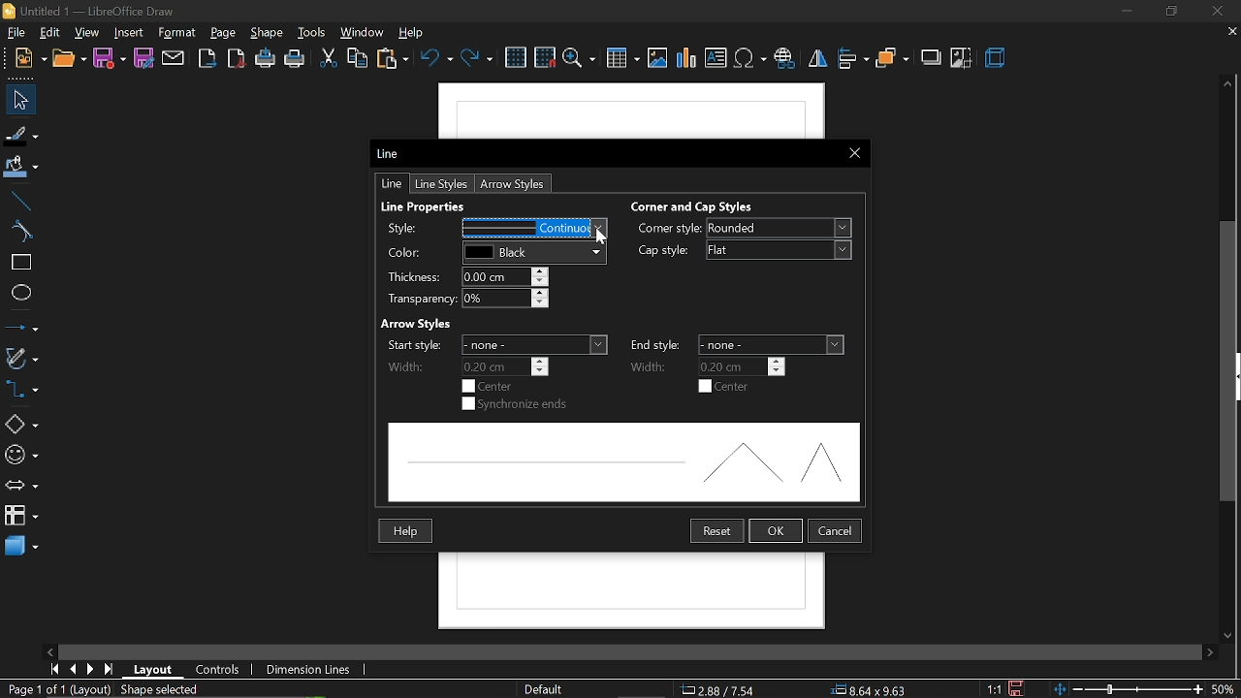  I want to click on shape selected, so click(159, 690).